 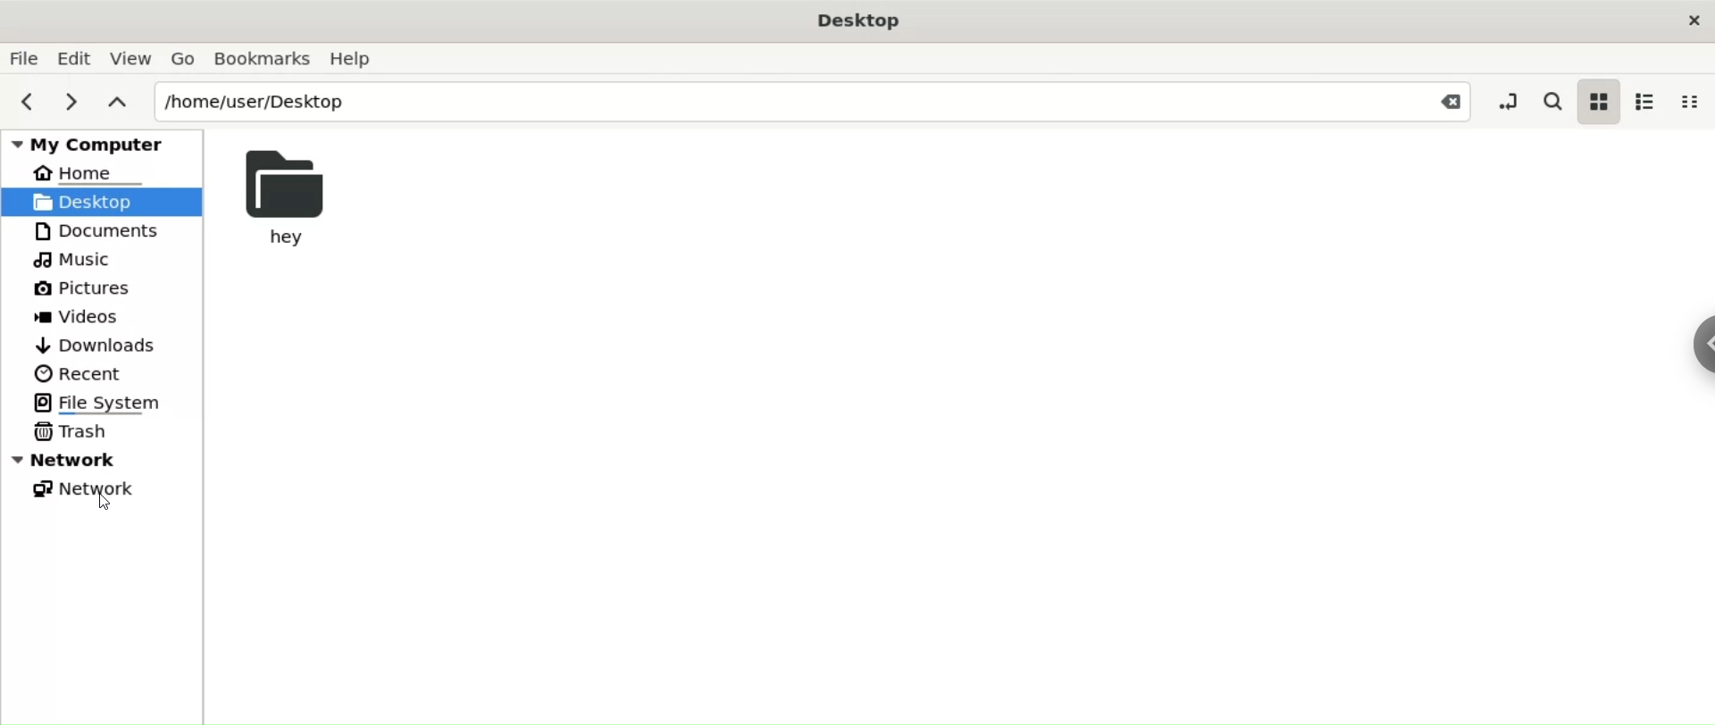 What do you see at coordinates (25, 102) in the screenshot?
I see `previous` at bounding box center [25, 102].